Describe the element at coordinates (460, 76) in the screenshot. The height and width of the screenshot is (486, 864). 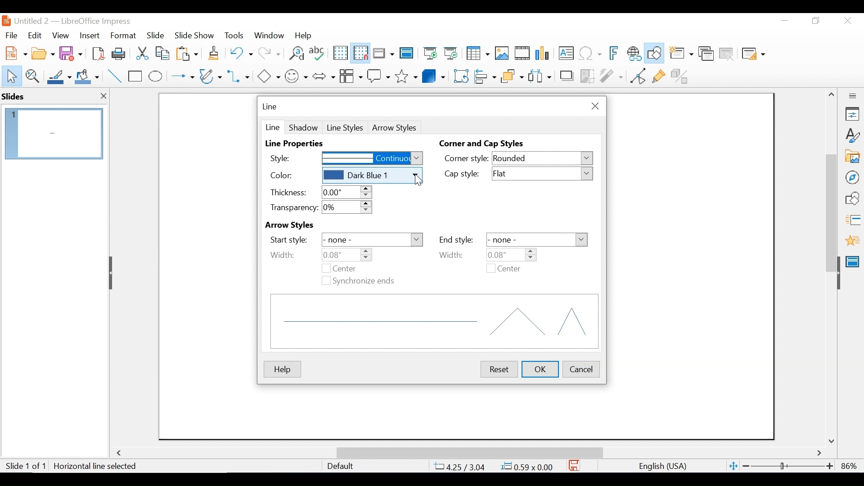
I see `Rotate` at that location.